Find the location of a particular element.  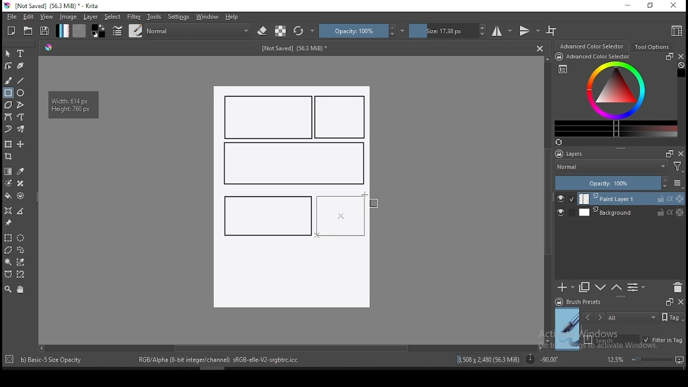

duplicate layer is located at coordinates (585, 287).